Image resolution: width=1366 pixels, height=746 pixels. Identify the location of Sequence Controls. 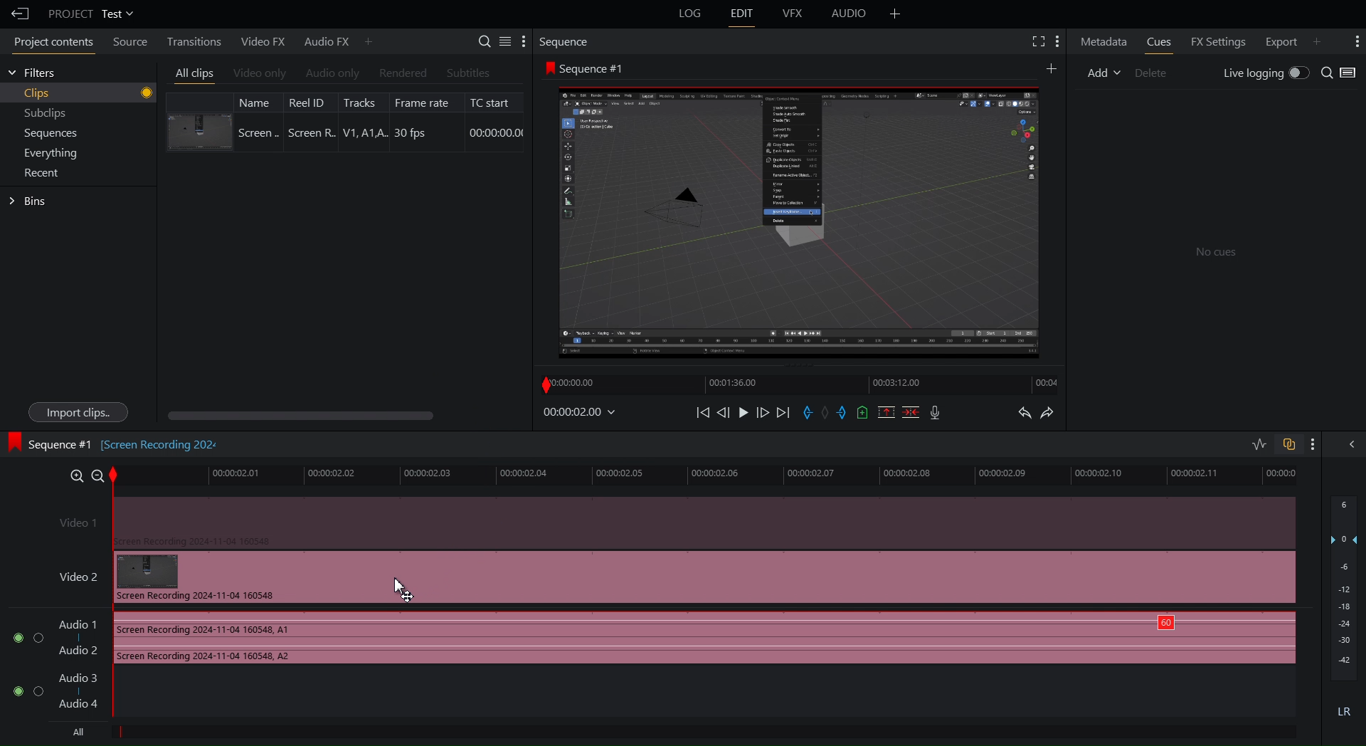
(822, 414).